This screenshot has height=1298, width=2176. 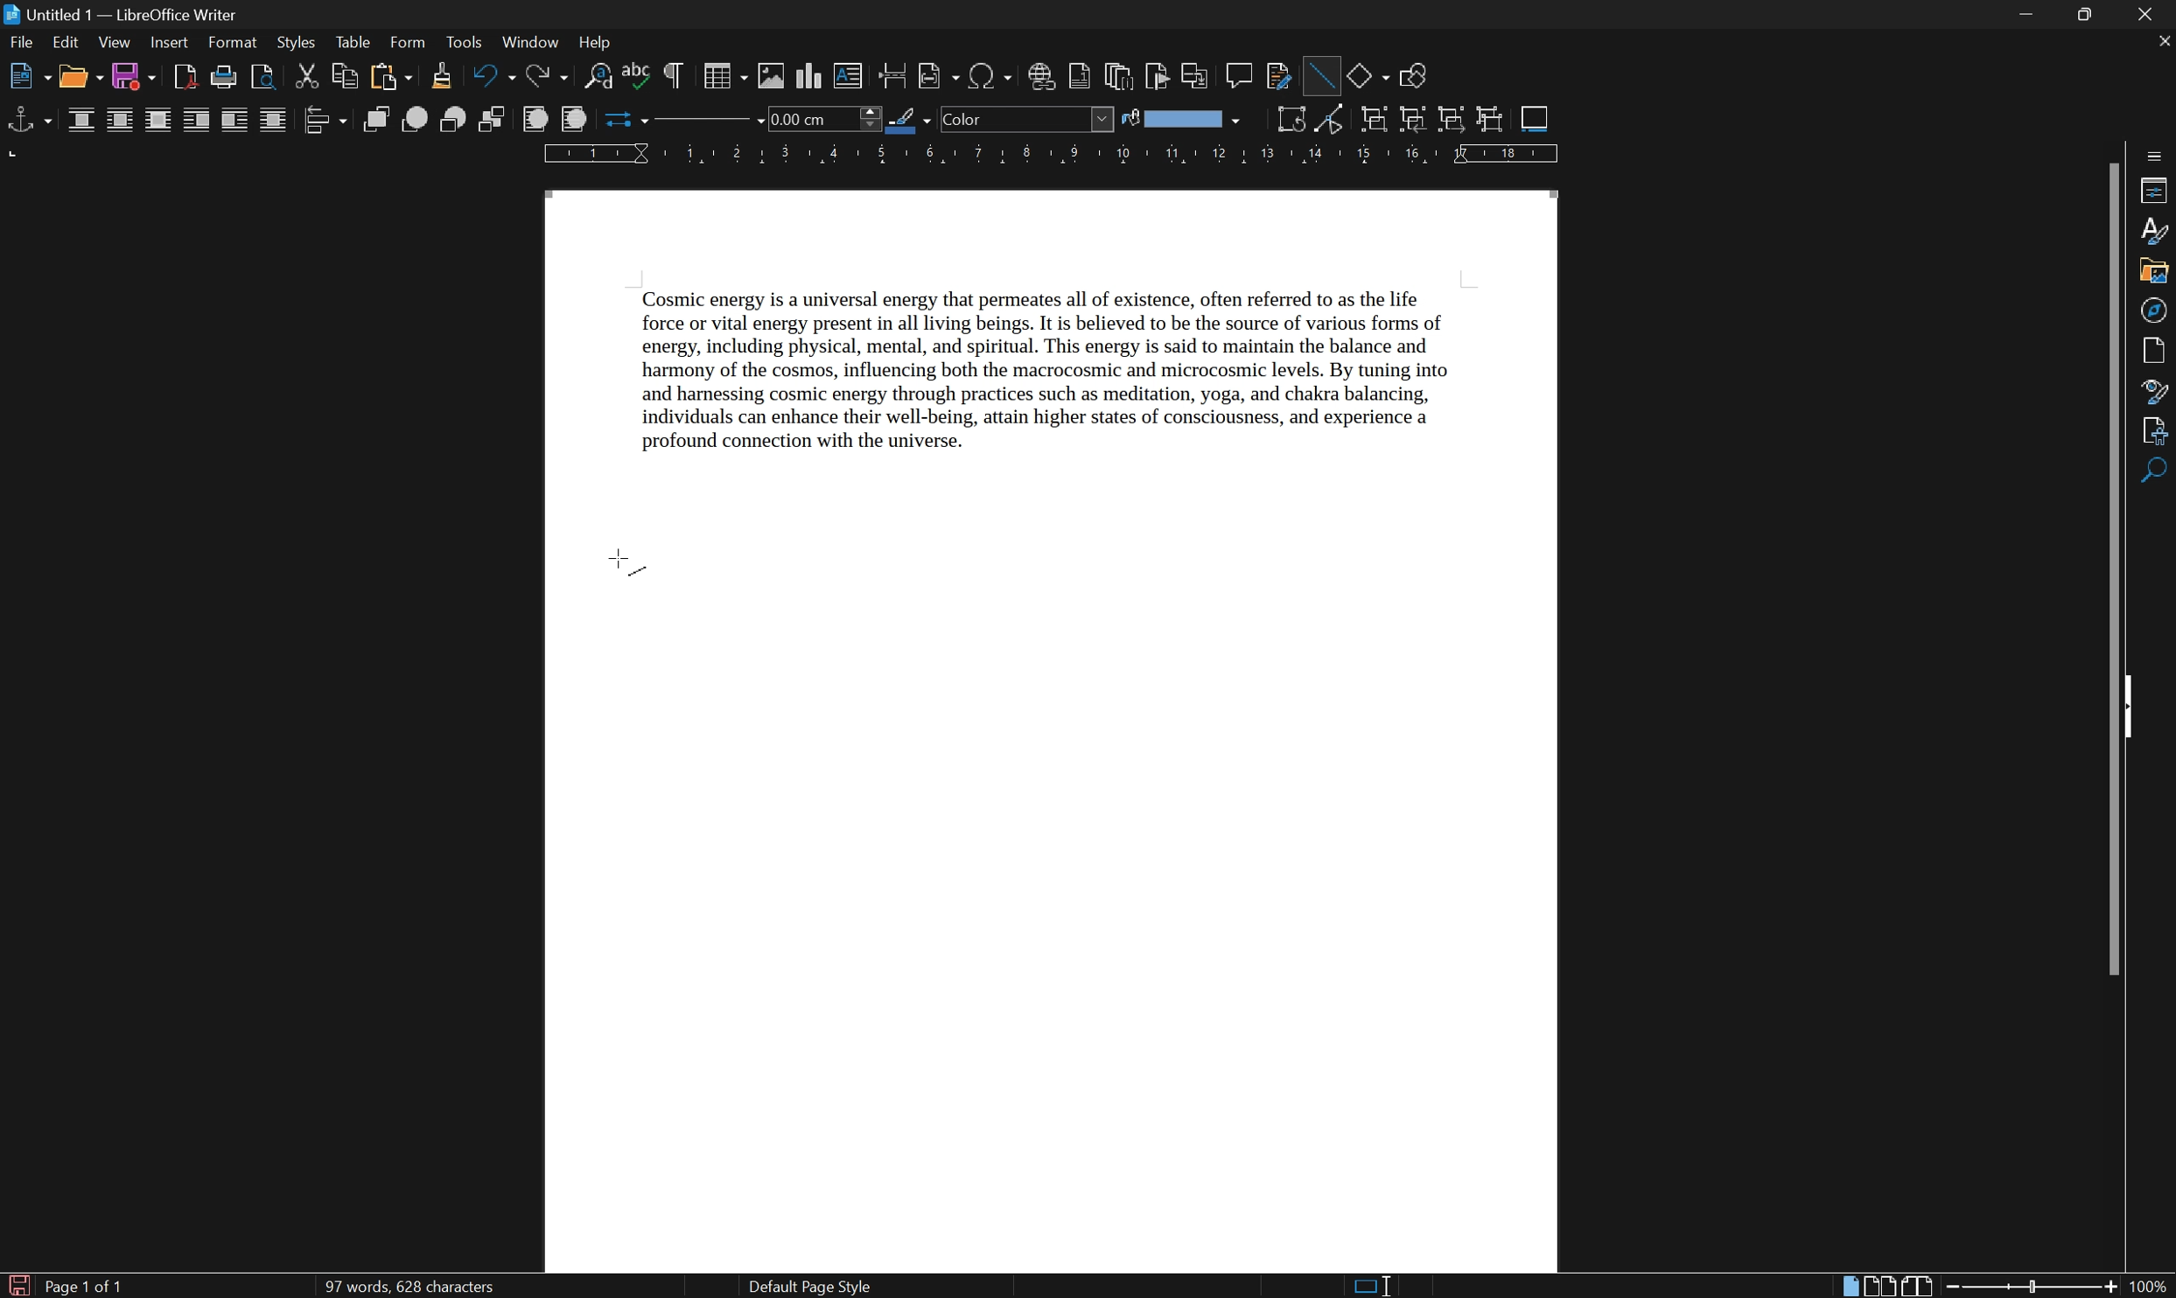 What do you see at coordinates (571, 119) in the screenshot?
I see `to background` at bounding box center [571, 119].